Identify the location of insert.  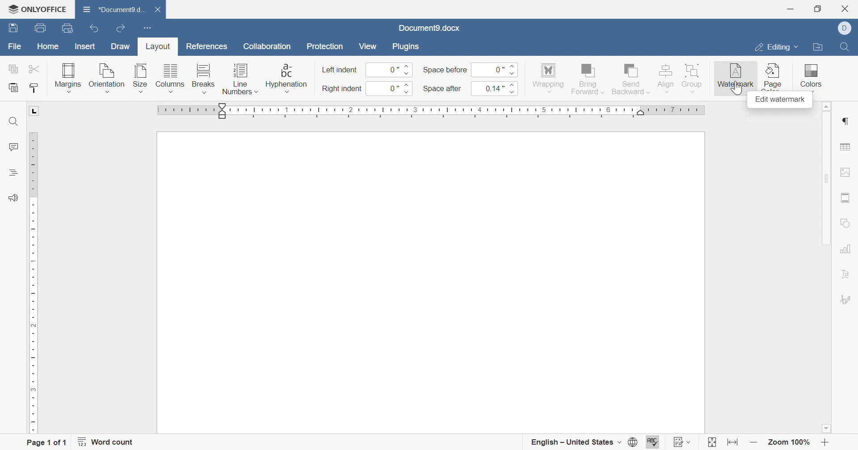
(83, 47).